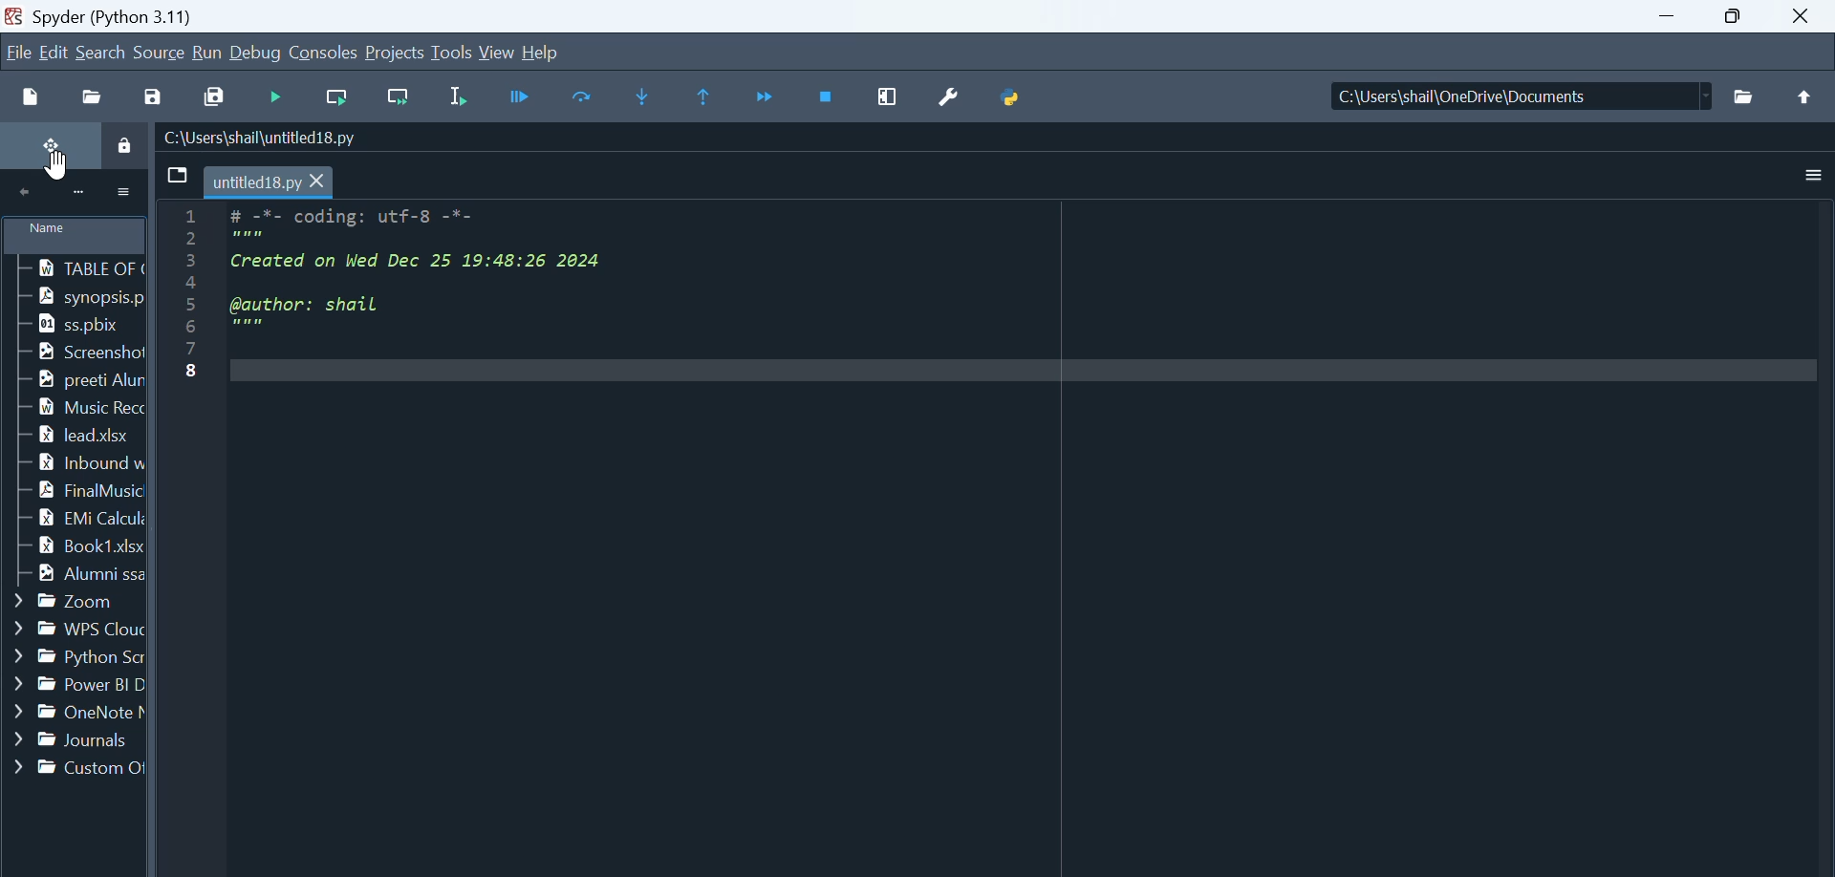 The image size is (1835, 877). I want to click on more options, so click(126, 191).